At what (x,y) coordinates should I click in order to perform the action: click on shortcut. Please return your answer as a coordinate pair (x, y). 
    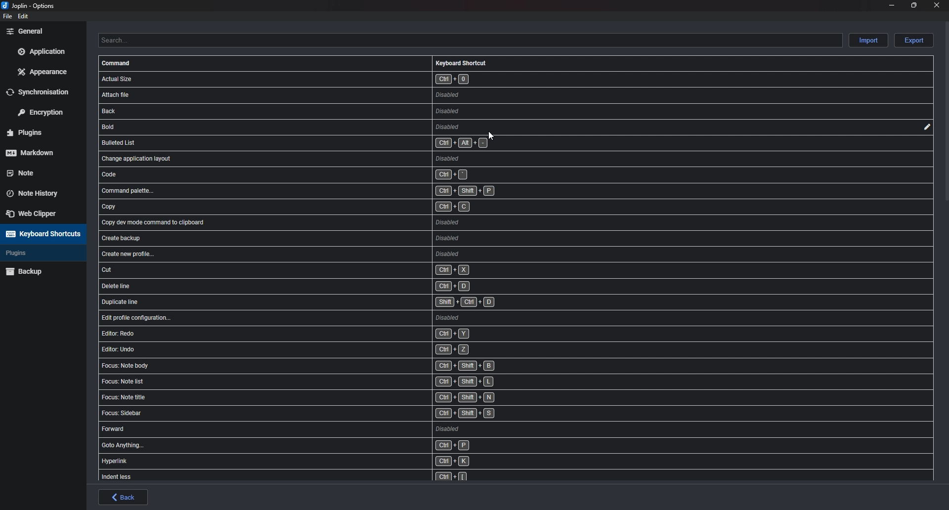
    Looking at the image, I should click on (332, 112).